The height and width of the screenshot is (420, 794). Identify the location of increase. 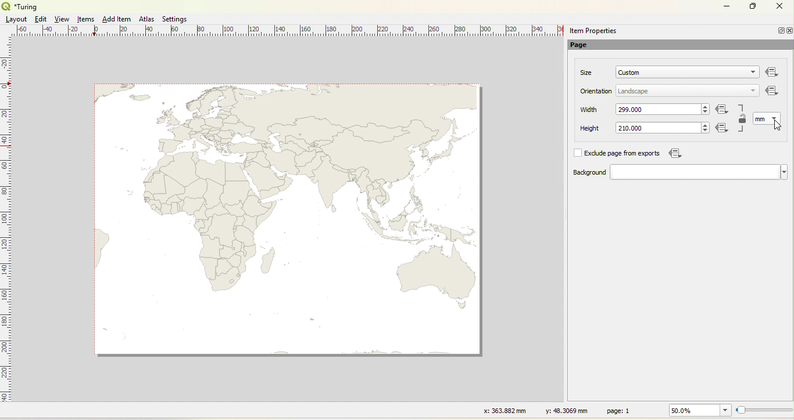
(706, 106).